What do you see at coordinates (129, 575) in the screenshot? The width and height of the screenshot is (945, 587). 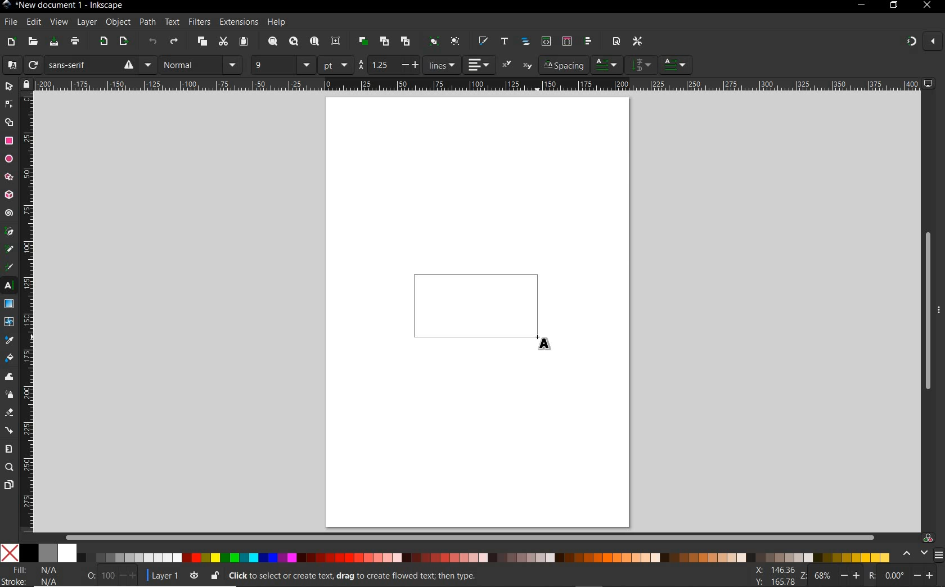 I see `increase/decrease` at bounding box center [129, 575].